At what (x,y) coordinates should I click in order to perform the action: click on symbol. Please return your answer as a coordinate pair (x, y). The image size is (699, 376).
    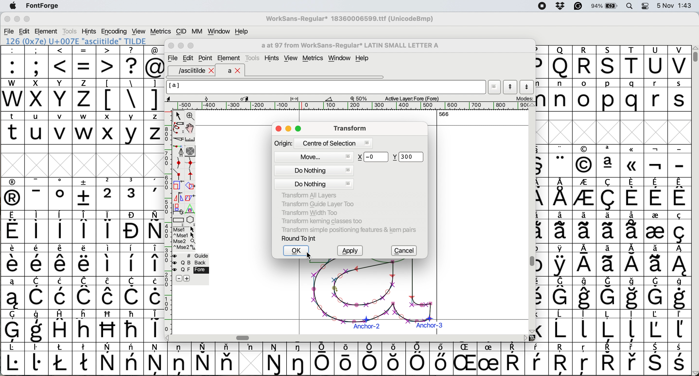
    Looking at the image, I should click on (656, 161).